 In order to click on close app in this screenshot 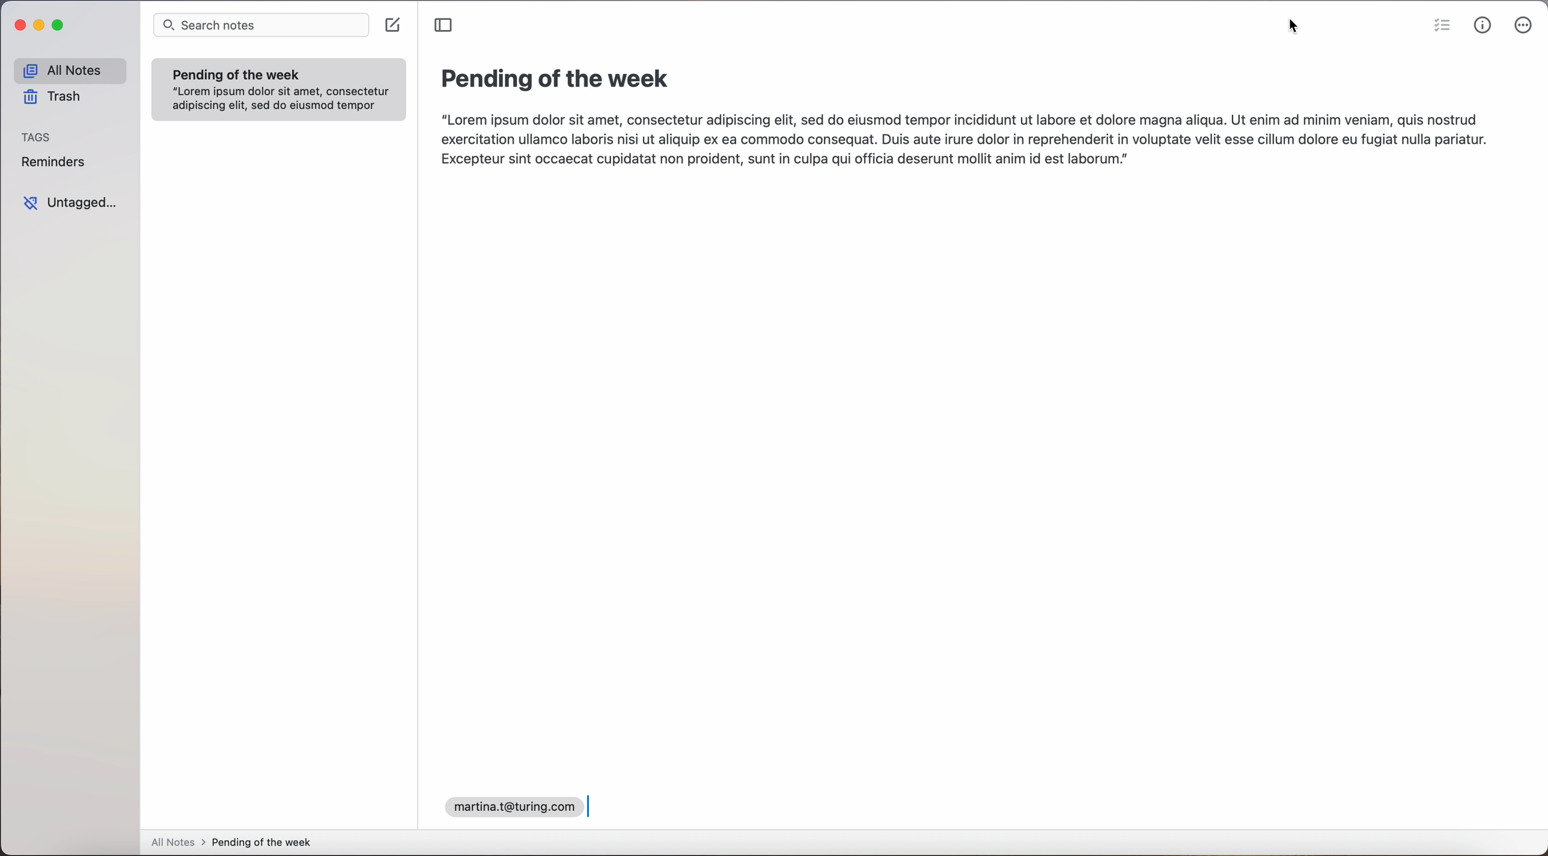, I will do `click(16, 26)`.